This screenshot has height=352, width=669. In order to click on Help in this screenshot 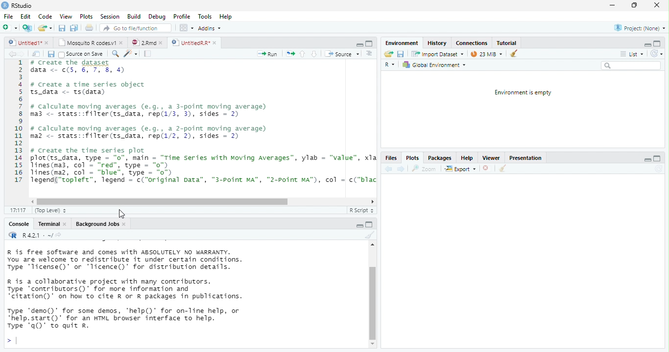, I will do `click(466, 158)`.